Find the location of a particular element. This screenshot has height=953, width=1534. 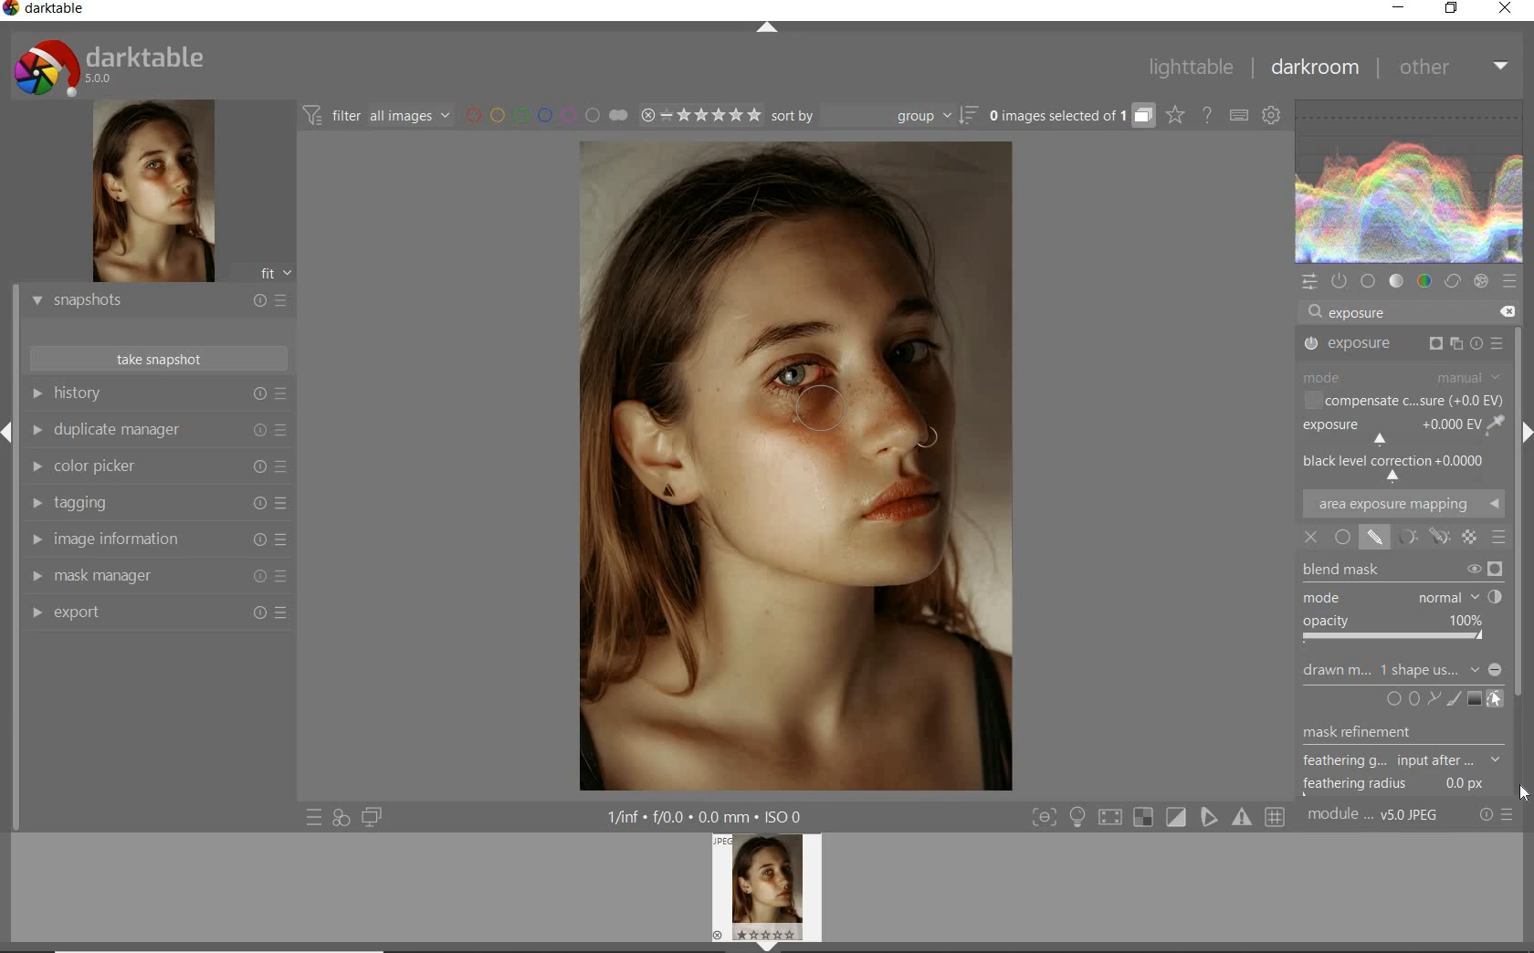

mask manager is located at coordinates (162, 576).